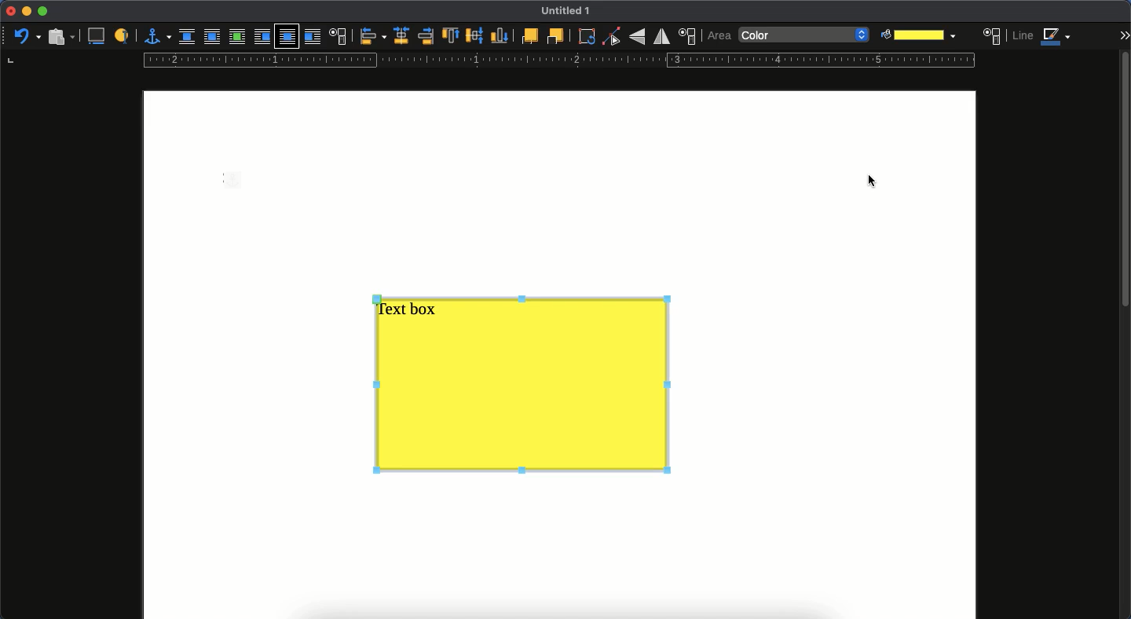  I want to click on maximize, so click(44, 12).